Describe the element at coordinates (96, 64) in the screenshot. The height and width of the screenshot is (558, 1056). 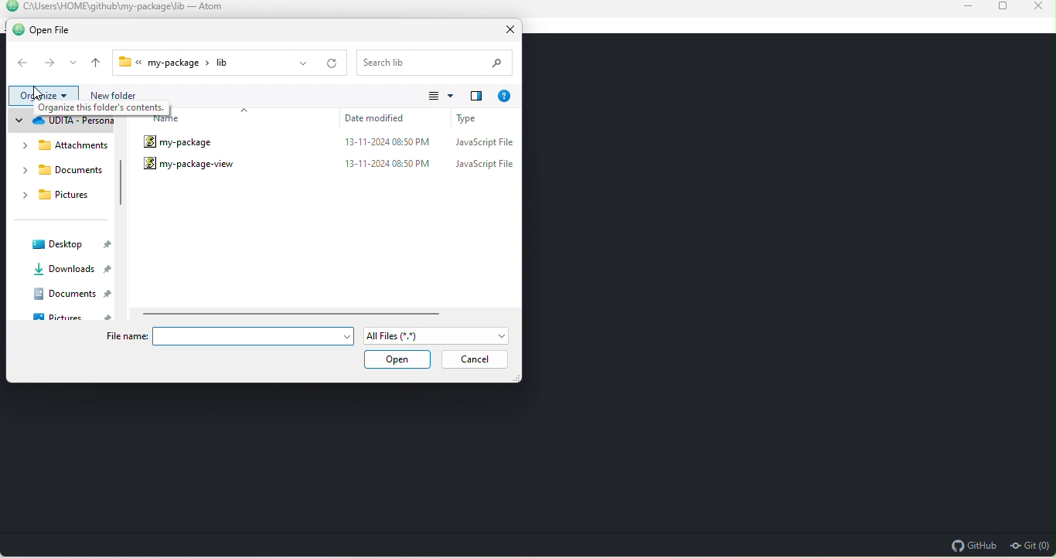
I see `up to previous` at that location.